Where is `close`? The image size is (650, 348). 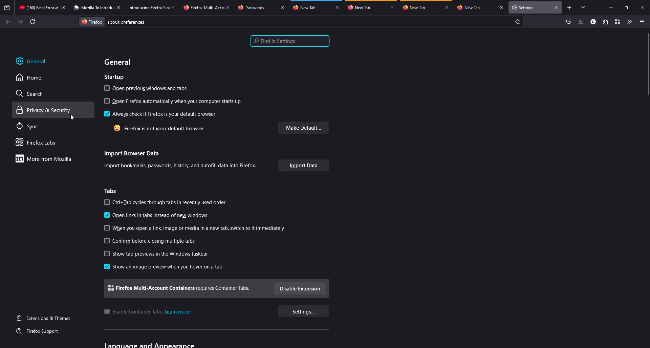
close is located at coordinates (557, 8).